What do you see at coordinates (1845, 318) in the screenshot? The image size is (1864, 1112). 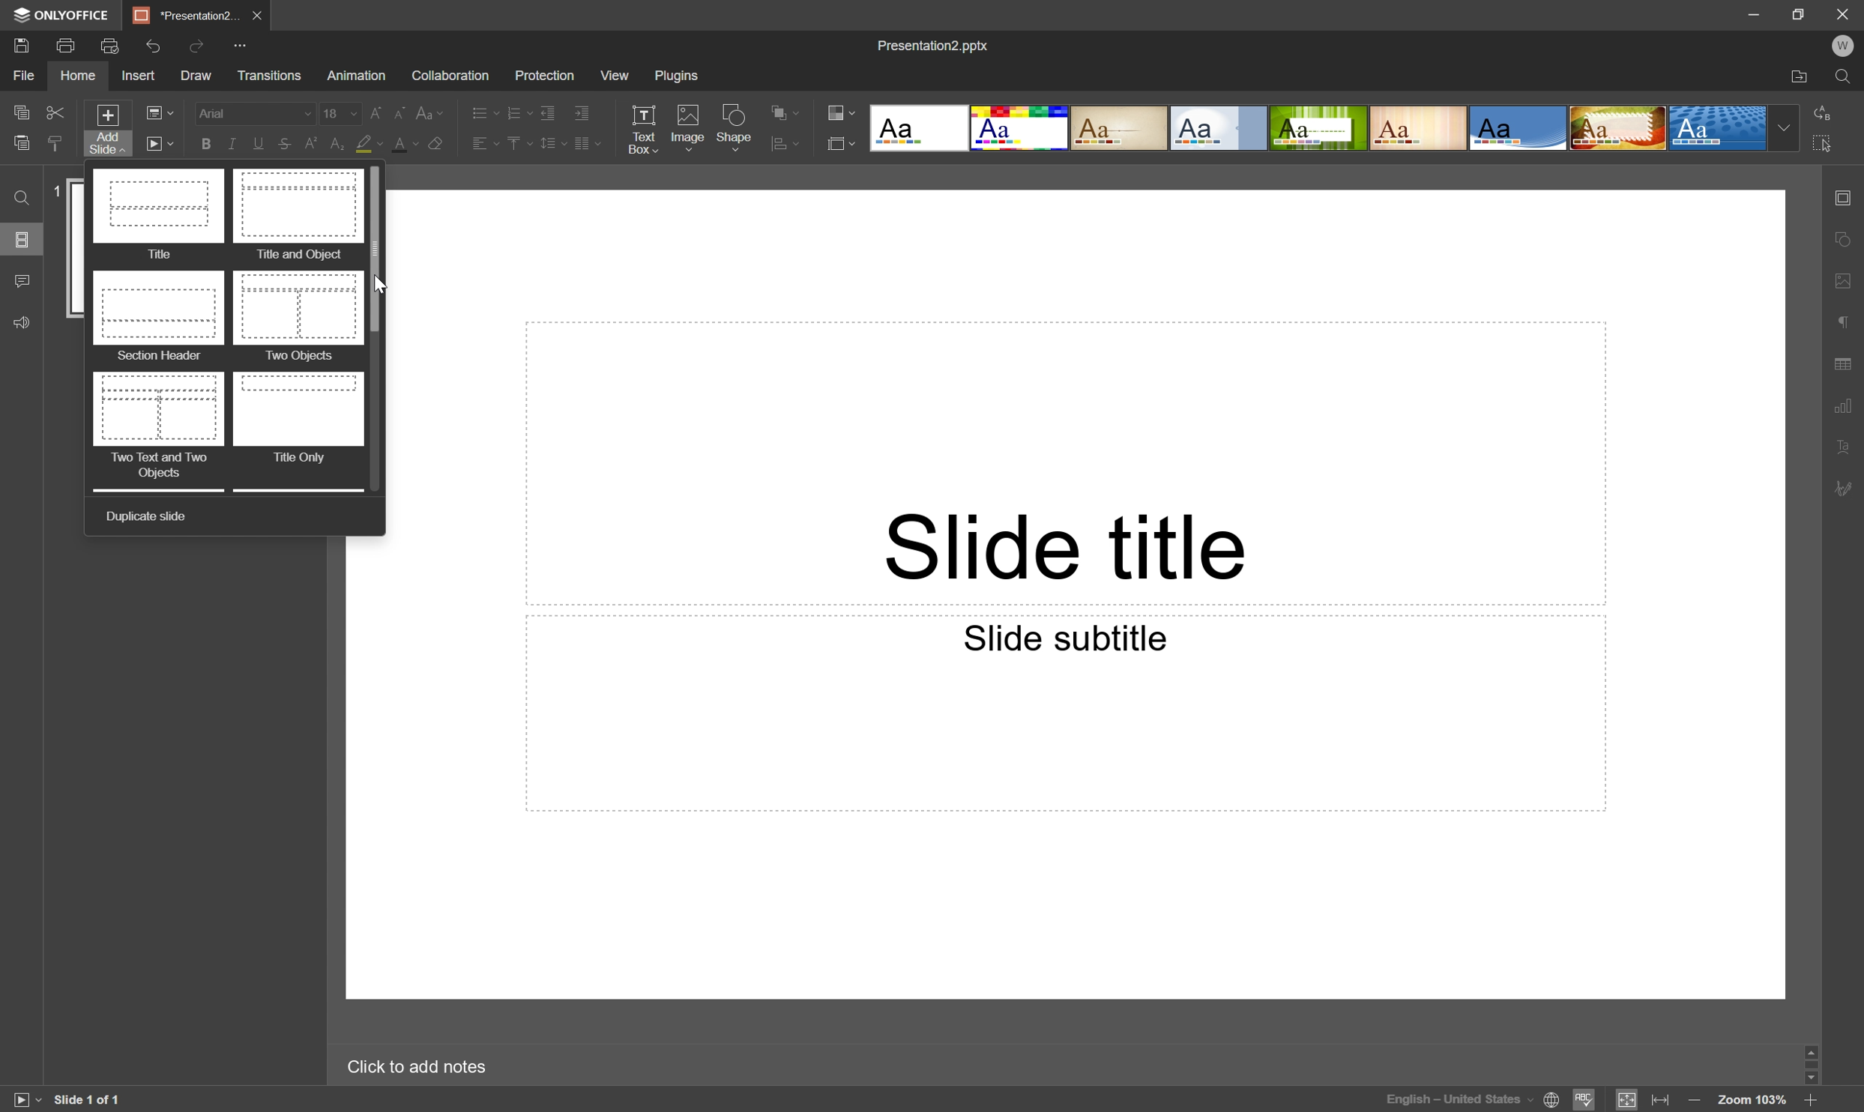 I see `Paragraph settings` at bounding box center [1845, 318].